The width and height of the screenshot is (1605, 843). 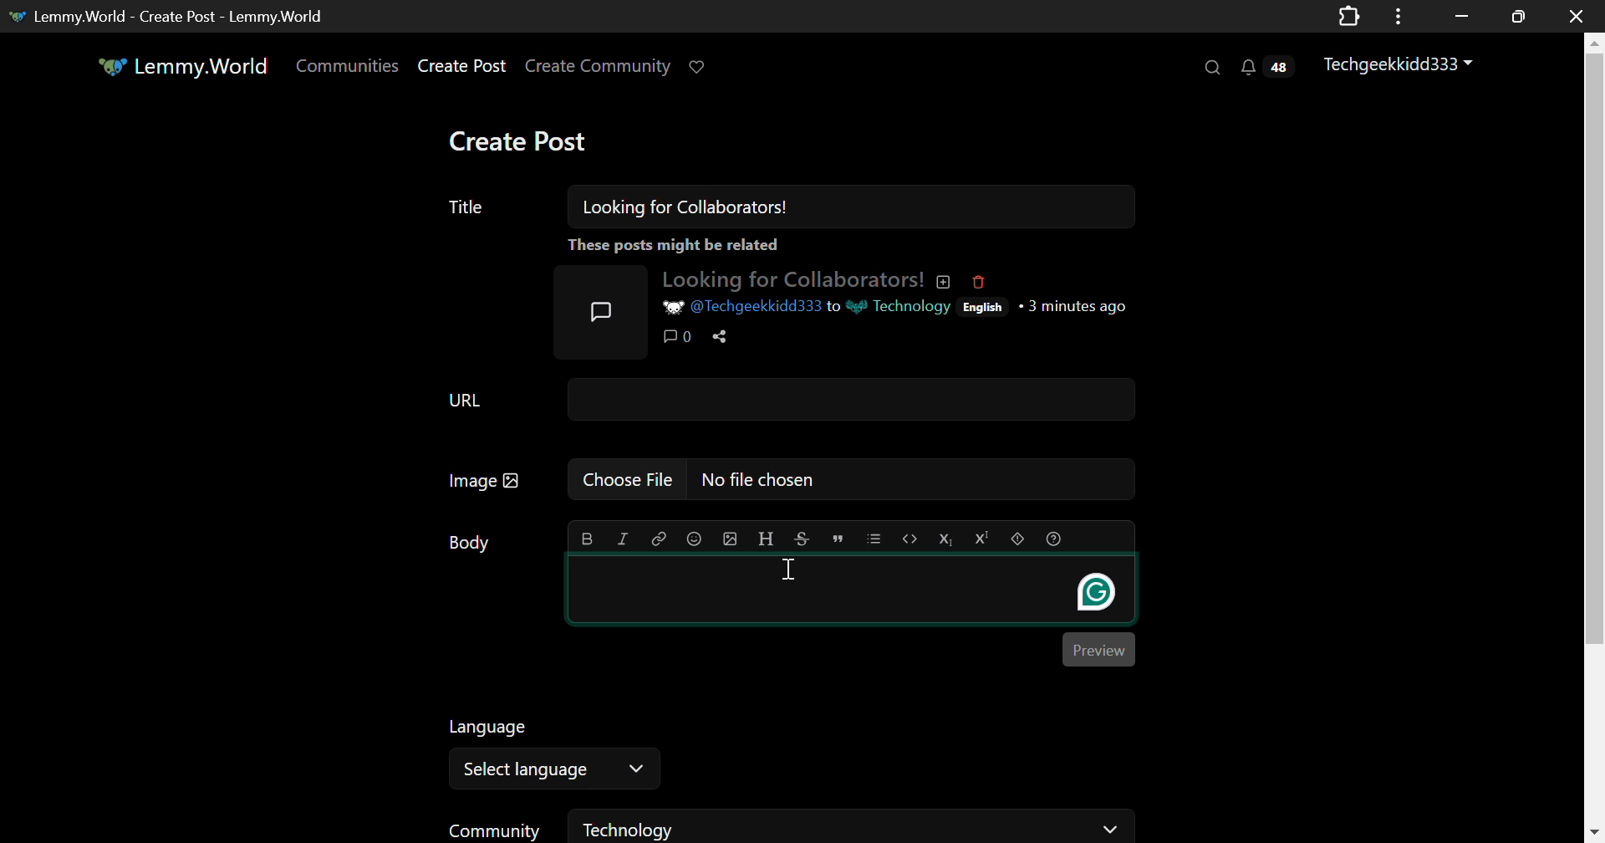 What do you see at coordinates (660, 539) in the screenshot?
I see `link` at bounding box center [660, 539].